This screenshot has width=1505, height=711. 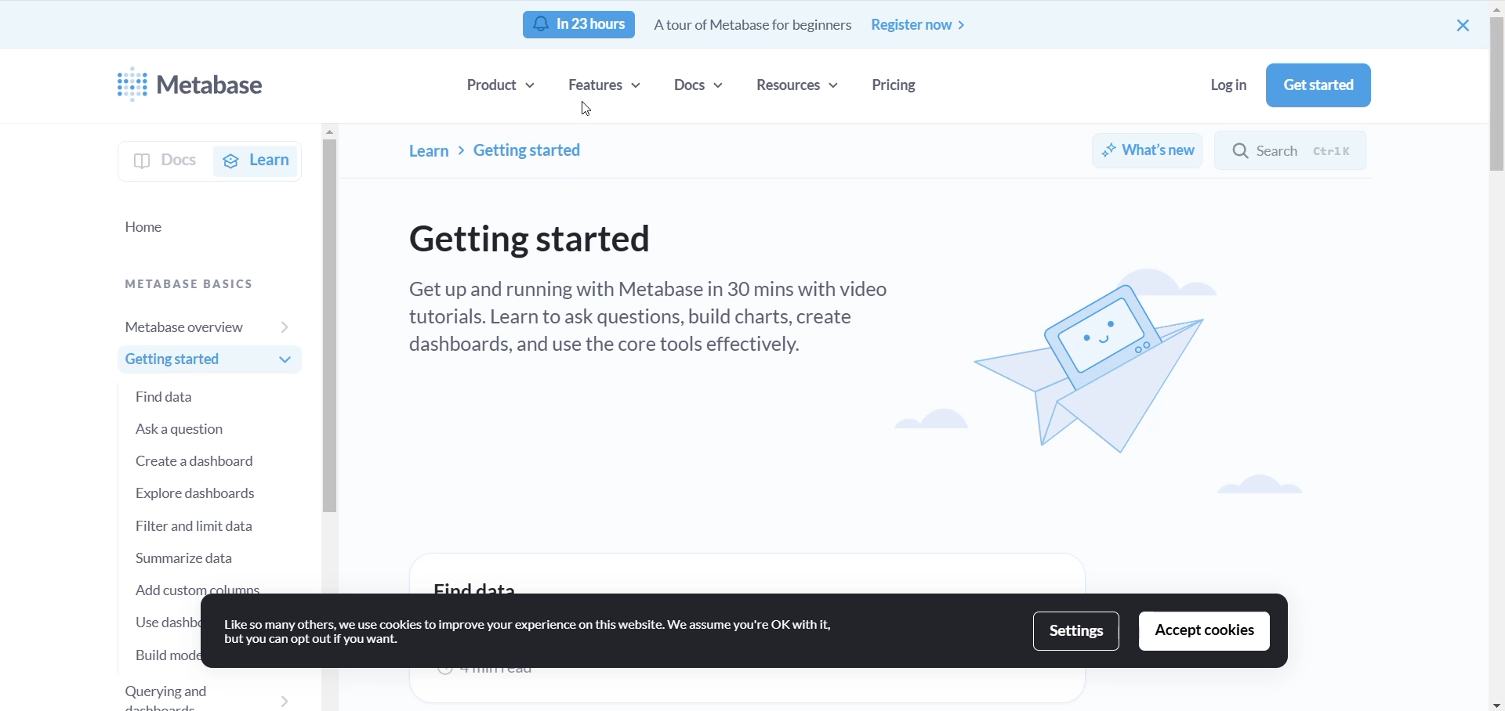 I want to click on CURSOR, so click(x=587, y=111).